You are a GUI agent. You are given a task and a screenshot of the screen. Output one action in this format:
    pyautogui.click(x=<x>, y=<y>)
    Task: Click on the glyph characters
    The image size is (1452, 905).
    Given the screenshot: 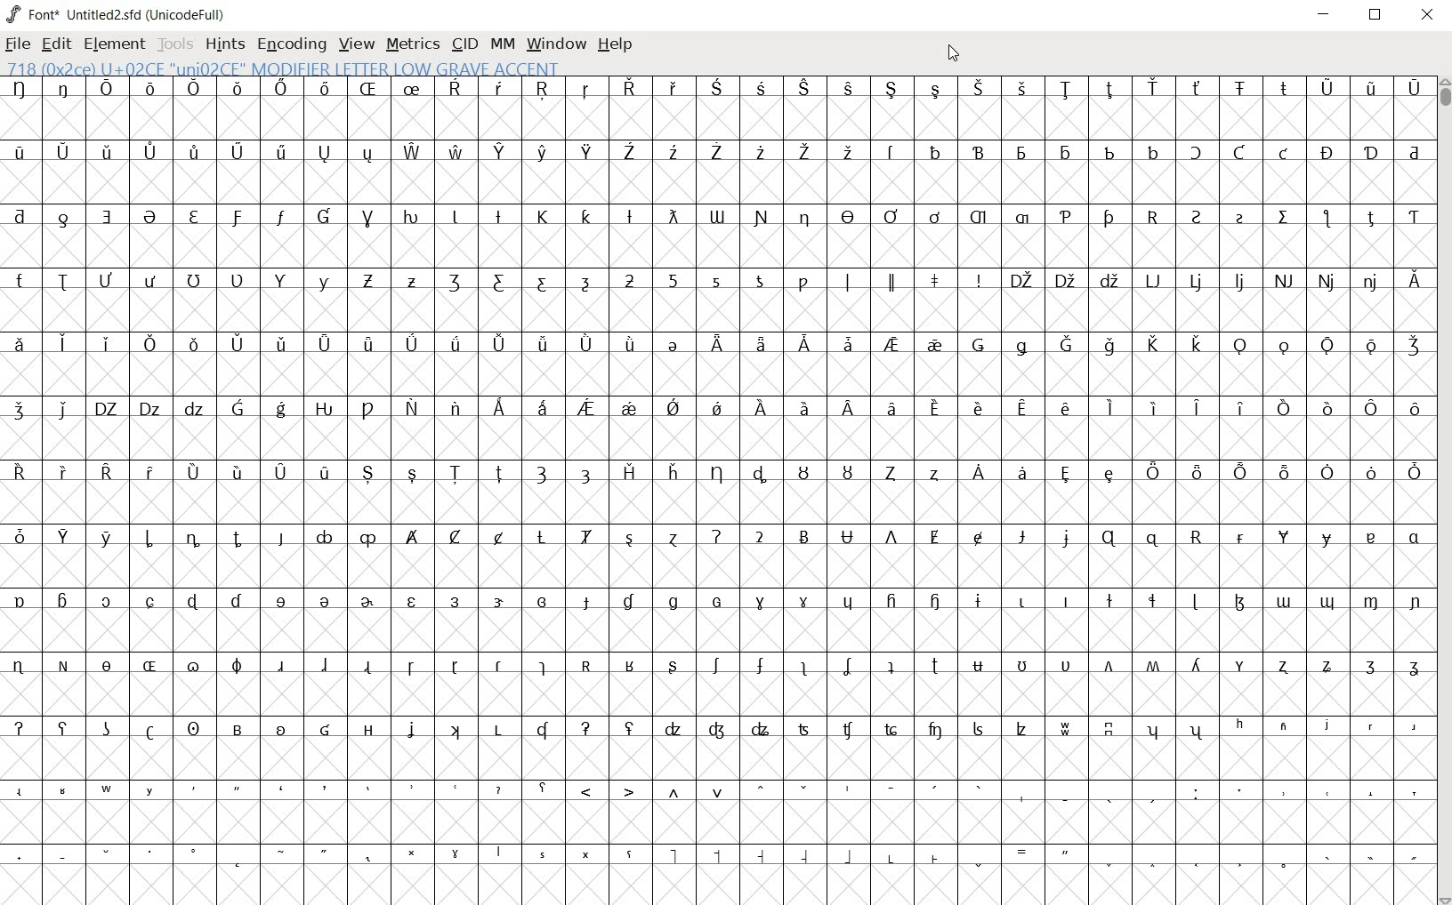 What is the action you would take?
    pyautogui.click(x=715, y=490)
    